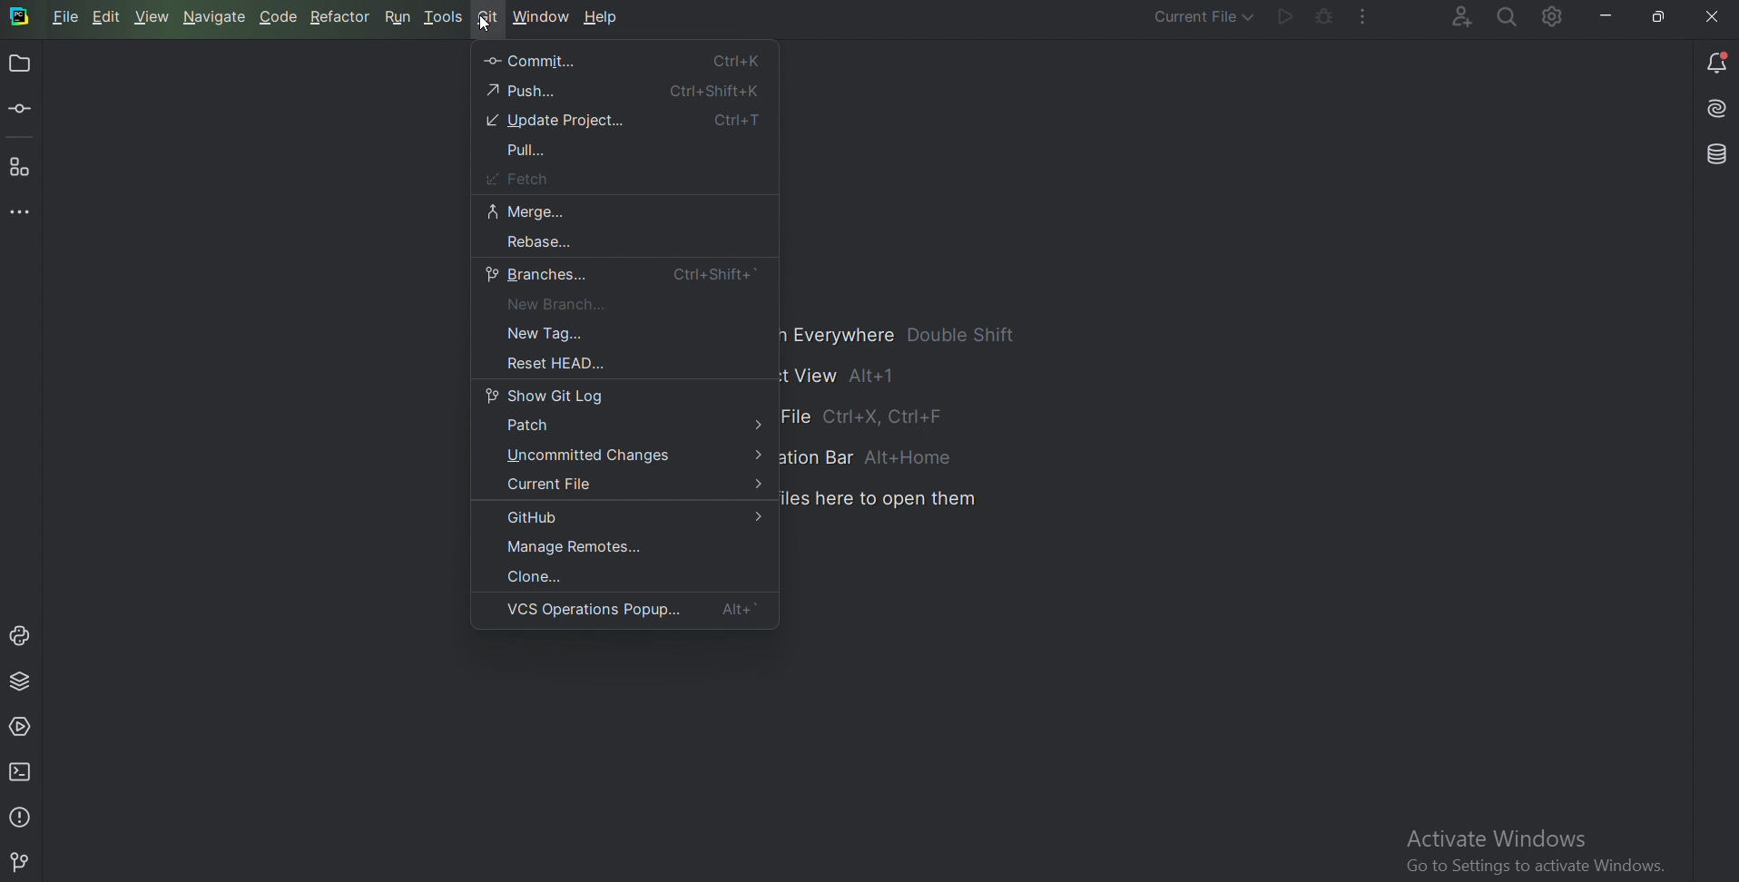 The width and height of the screenshot is (1739, 882). Describe the element at coordinates (1319, 18) in the screenshot. I see `Debug` at that location.